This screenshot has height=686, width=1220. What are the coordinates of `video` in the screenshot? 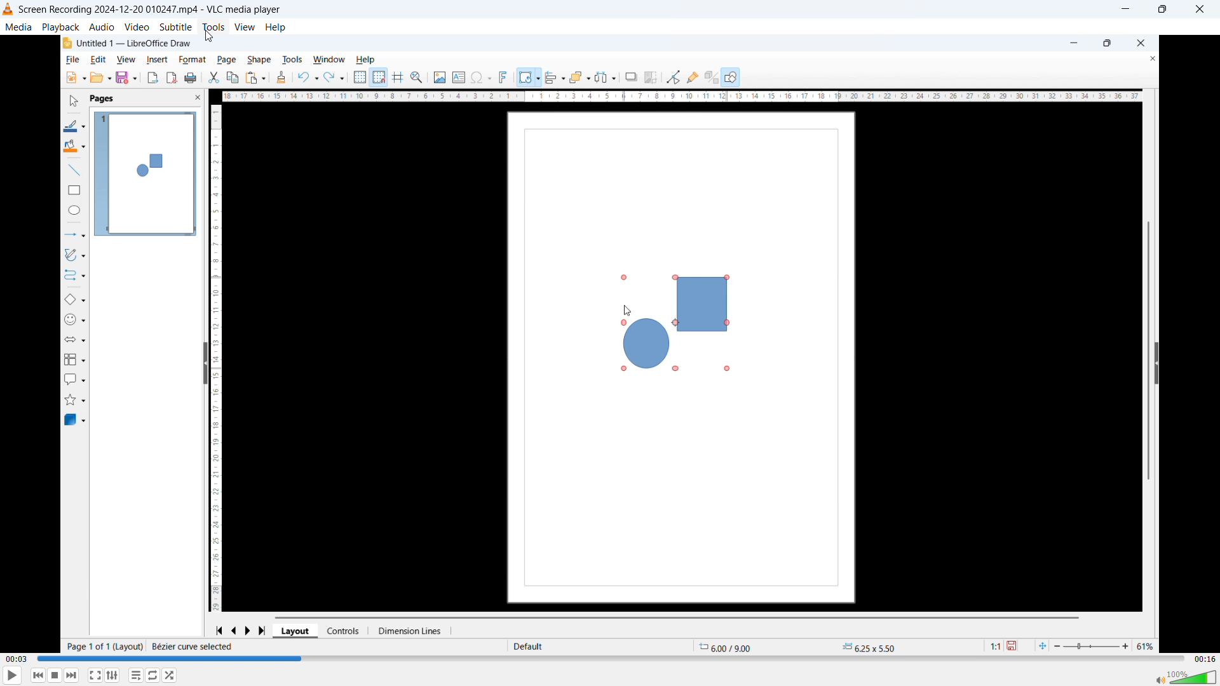 It's located at (137, 27).